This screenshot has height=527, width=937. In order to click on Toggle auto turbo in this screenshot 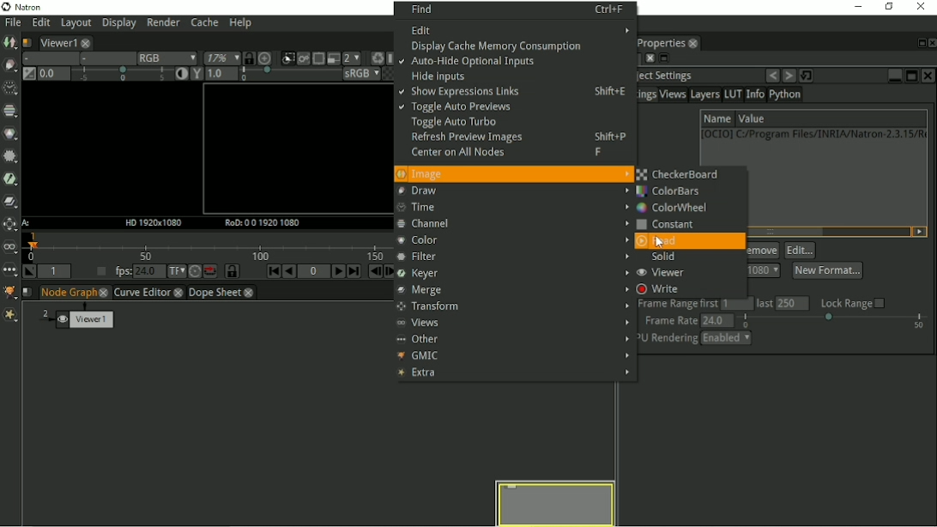, I will do `click(452, 123)`.